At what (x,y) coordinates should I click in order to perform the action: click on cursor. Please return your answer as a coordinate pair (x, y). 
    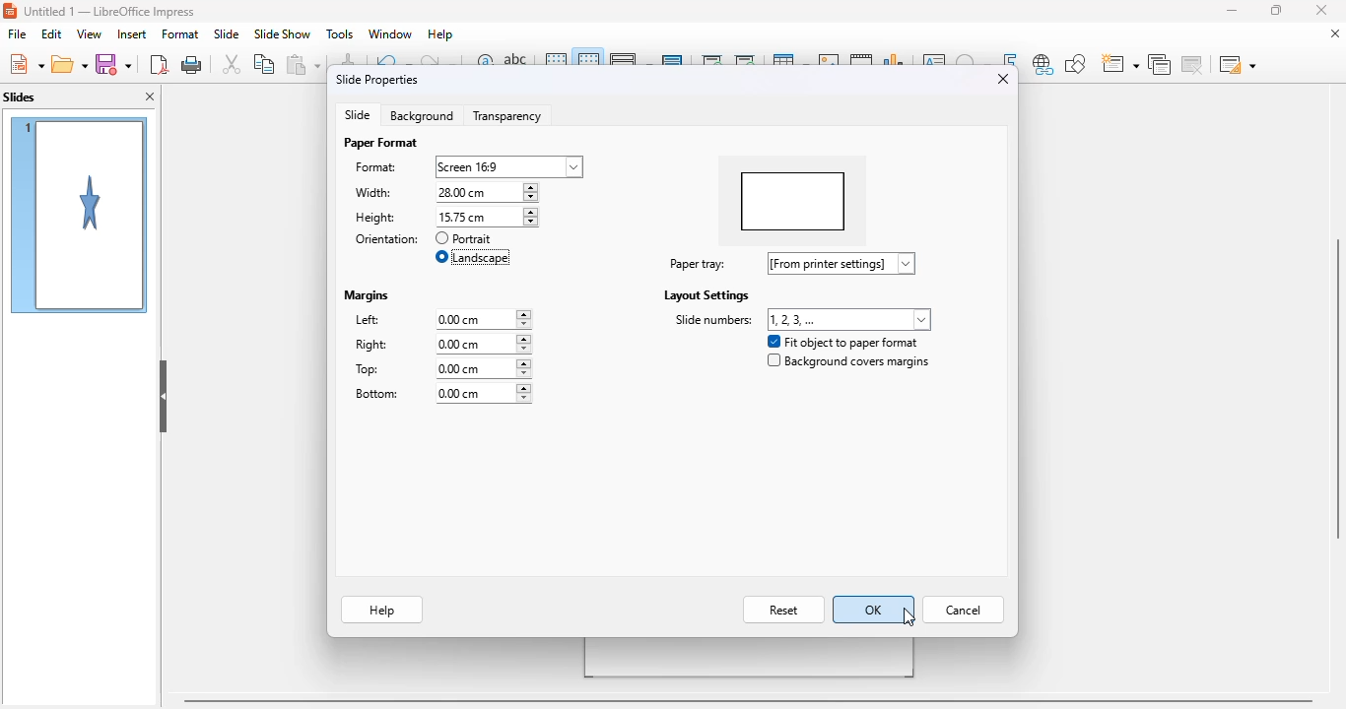
    Looking at the image, I should click on (118, 283).